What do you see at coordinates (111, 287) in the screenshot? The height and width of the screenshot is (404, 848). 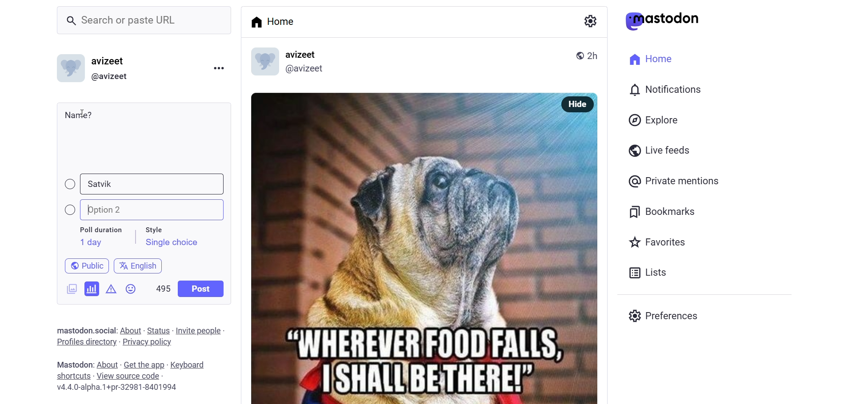 I see `content warning` at bounding box center [111, 287].